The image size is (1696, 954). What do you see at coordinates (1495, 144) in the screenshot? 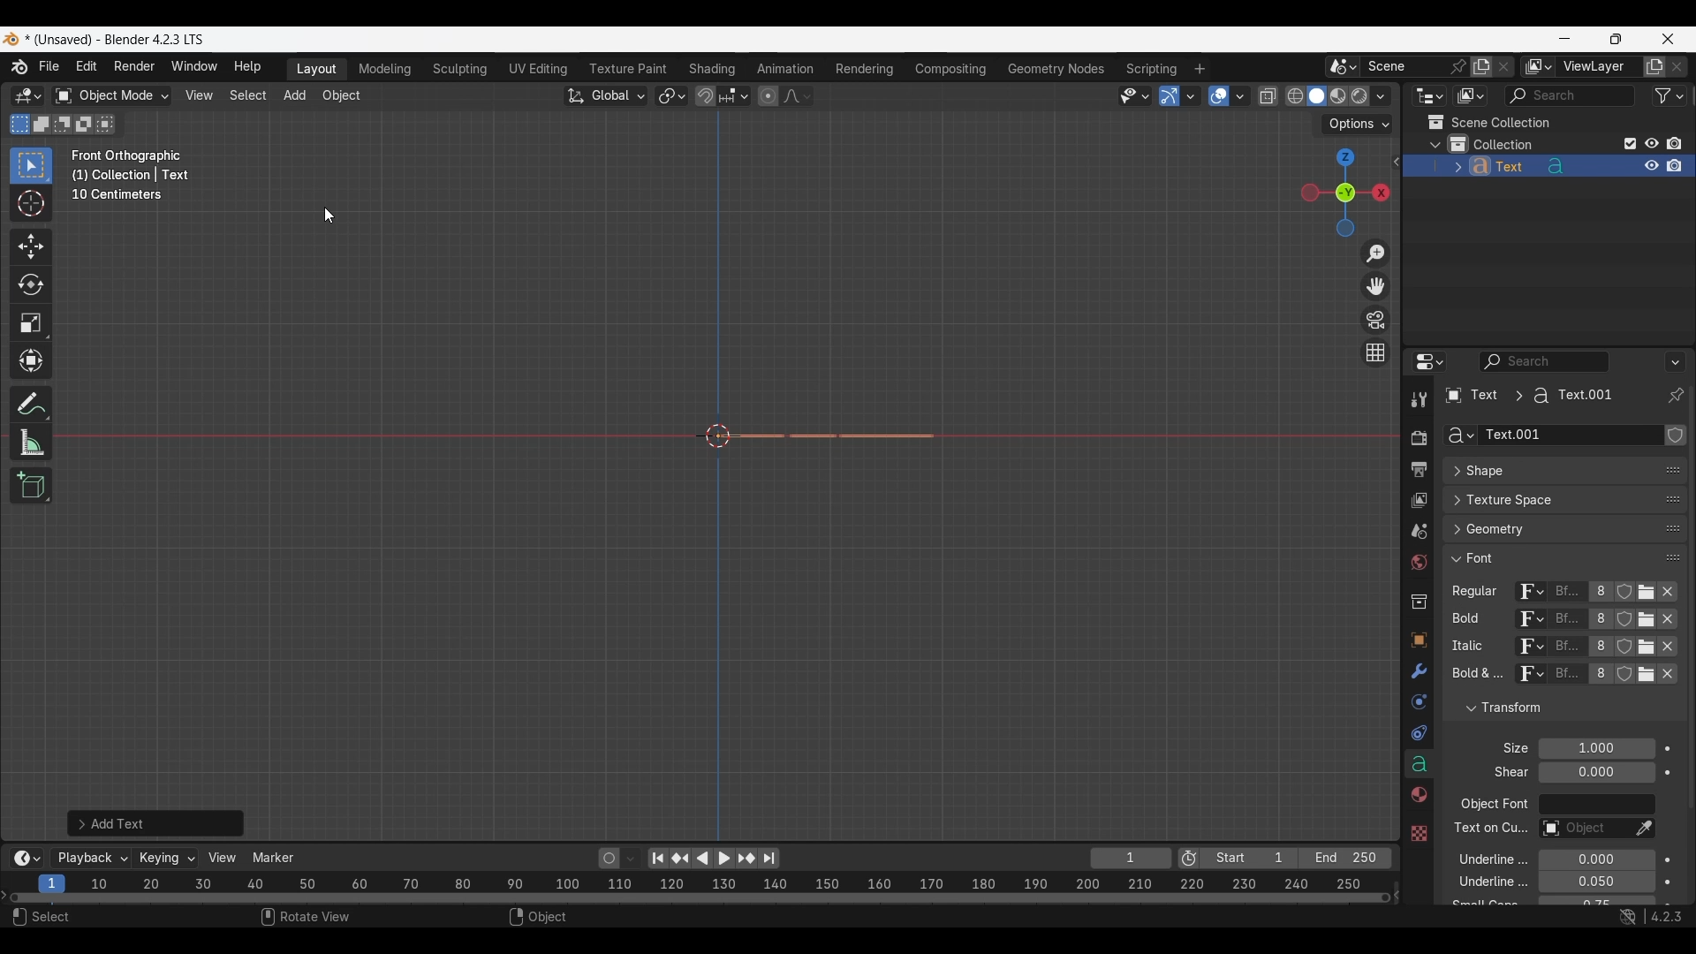
I see `Collection 1` at bounding box center [1495, 144].